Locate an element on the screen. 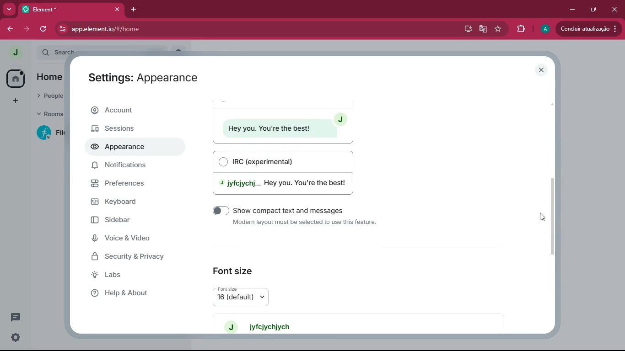 Image resolution: width=625 pixels, height=351 pixels. add tab is located at coordinates (135, 7).